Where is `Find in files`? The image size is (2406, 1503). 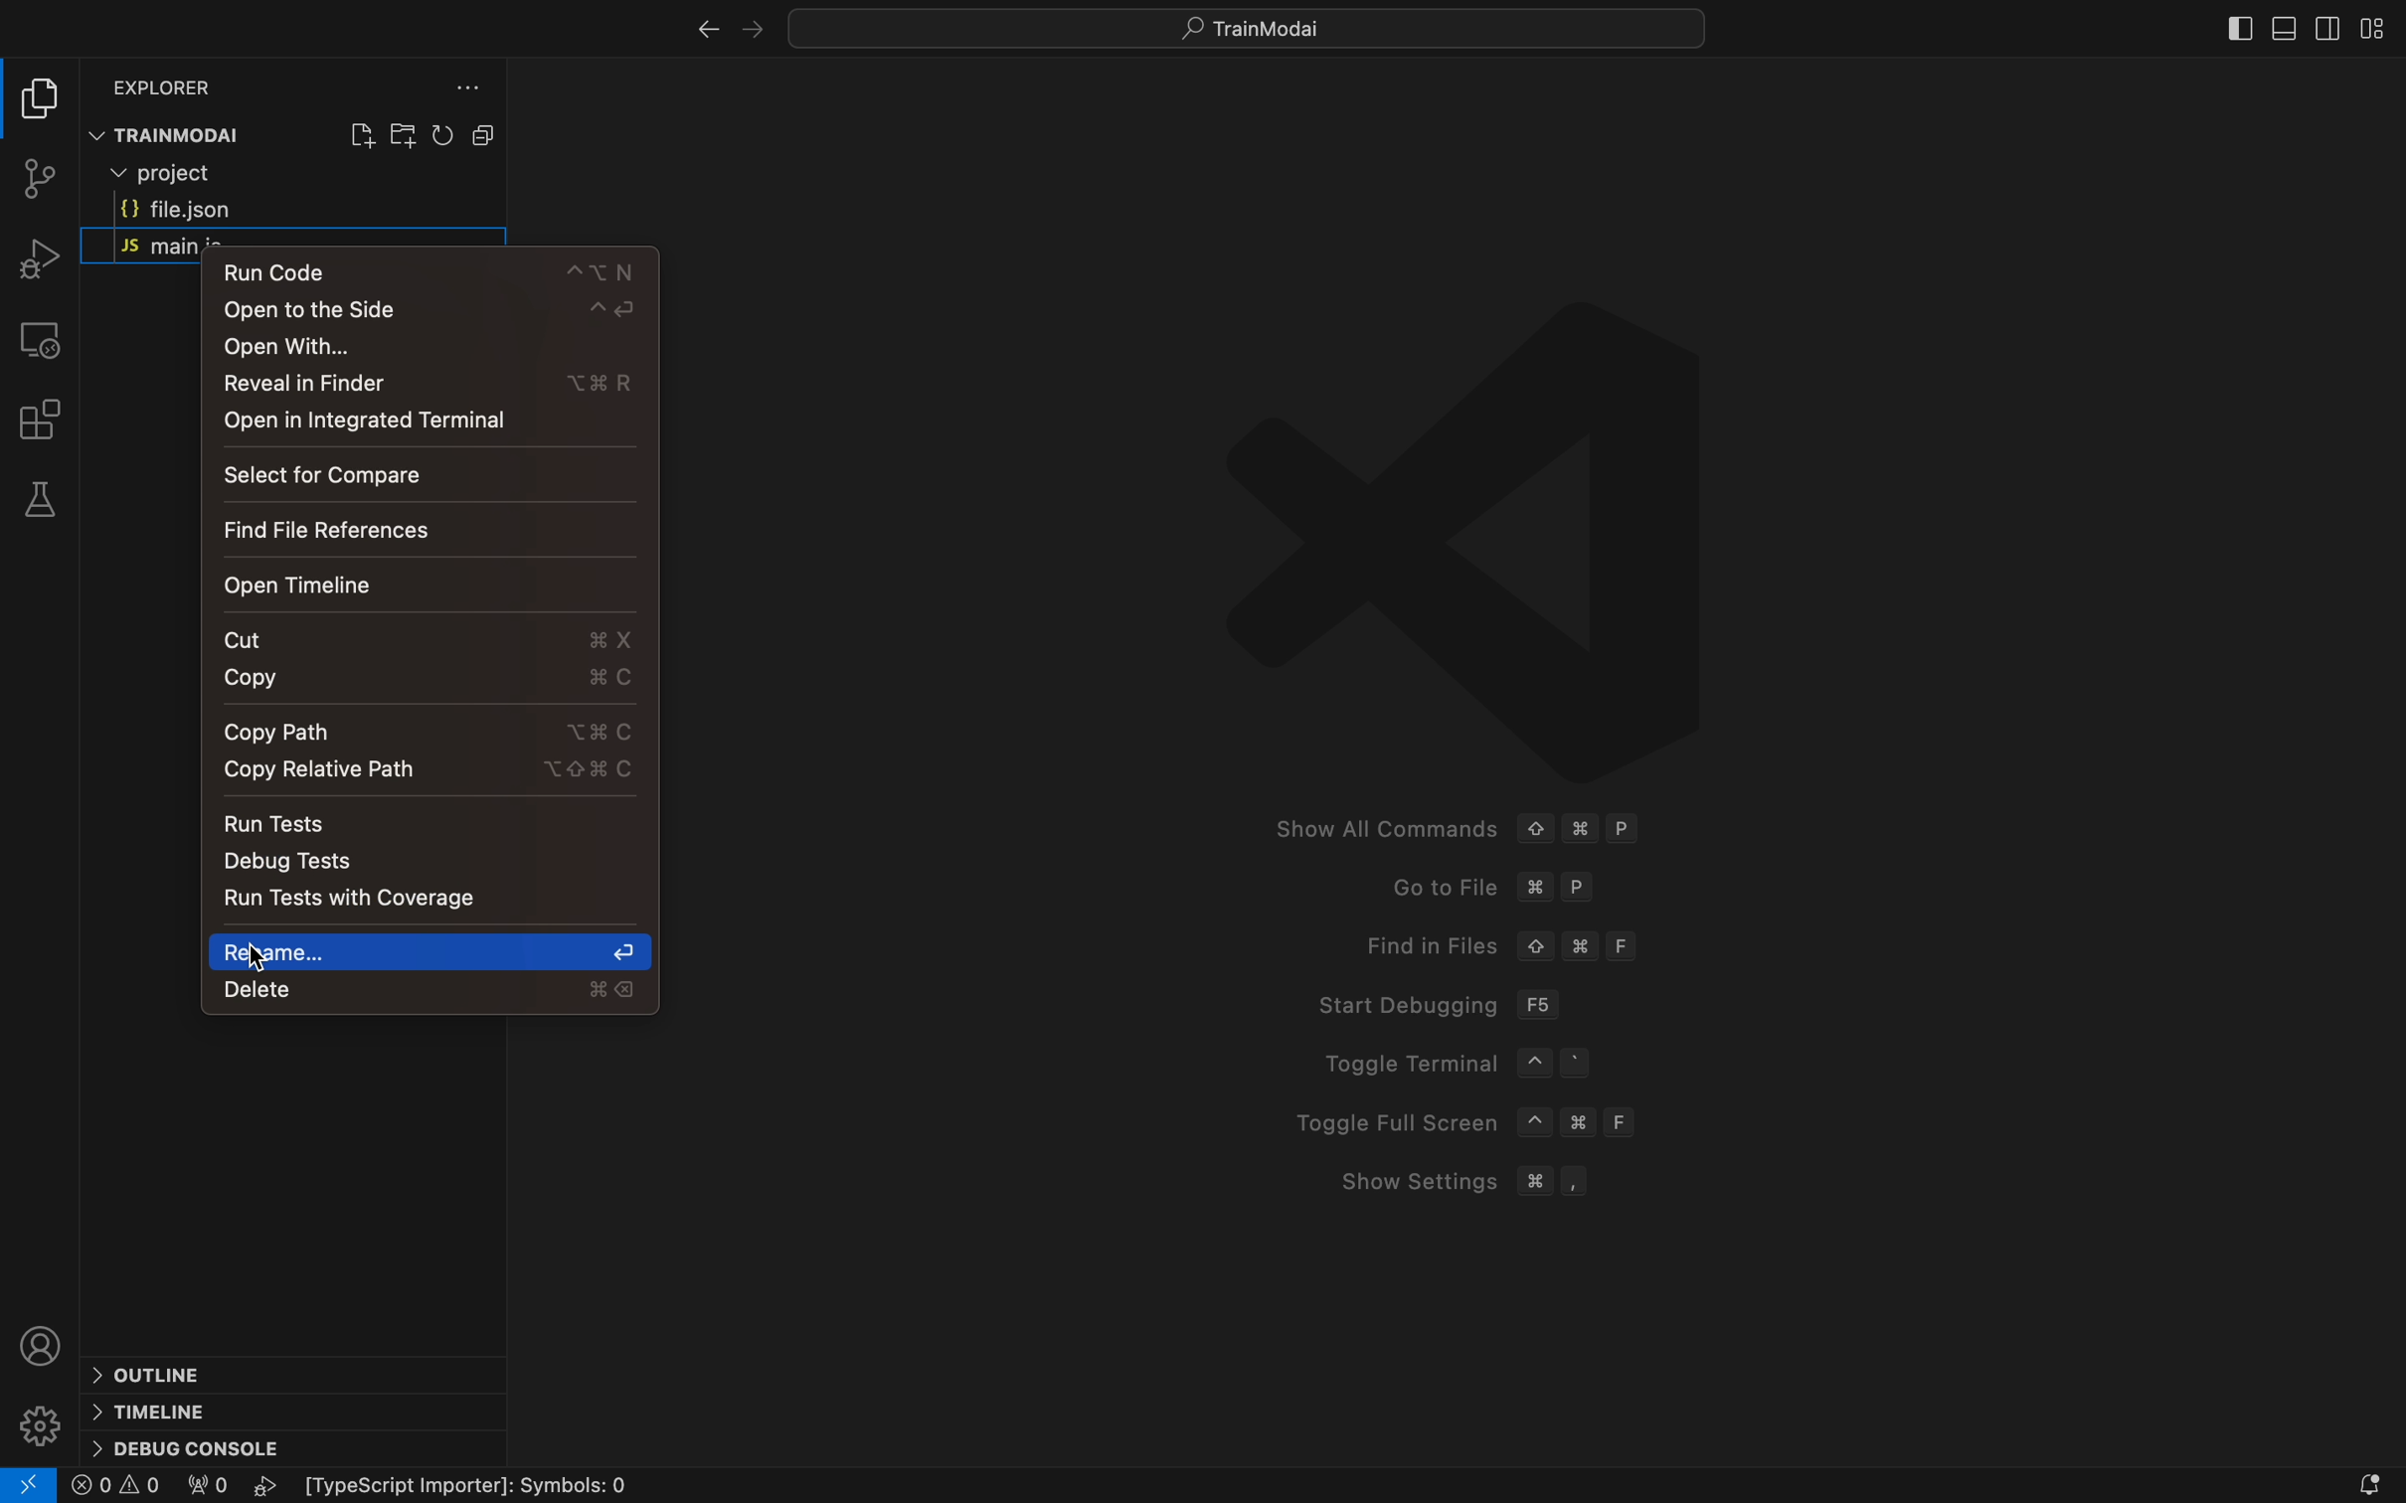 Find in files is located at coordinates (1510, 943).